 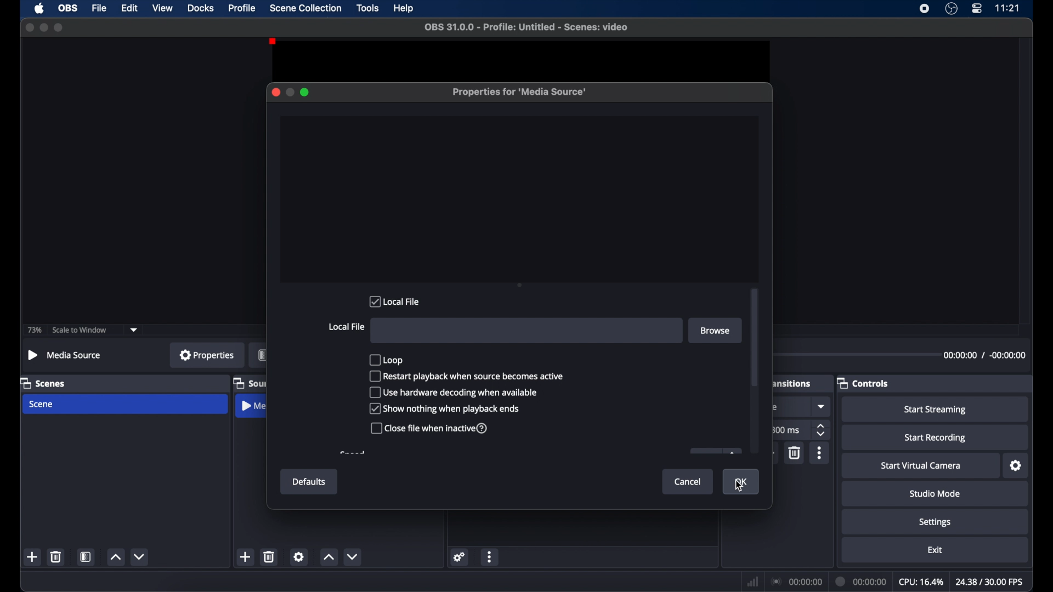 I want to click on close, so click(x=275, y=92).